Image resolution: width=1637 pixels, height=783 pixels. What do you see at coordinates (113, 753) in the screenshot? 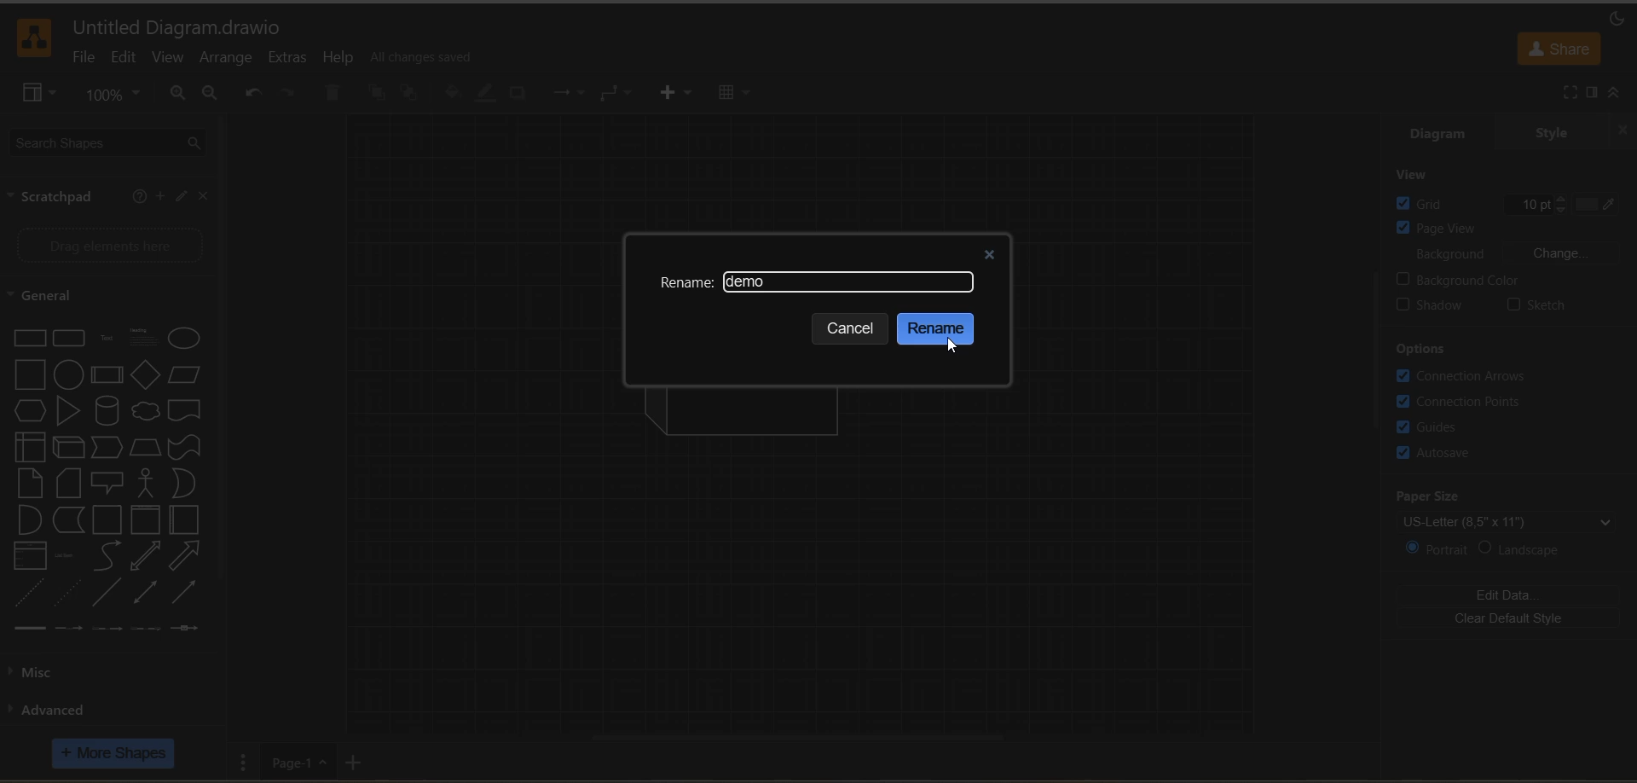
I see `more shapes` at bounding box center [113, 753].